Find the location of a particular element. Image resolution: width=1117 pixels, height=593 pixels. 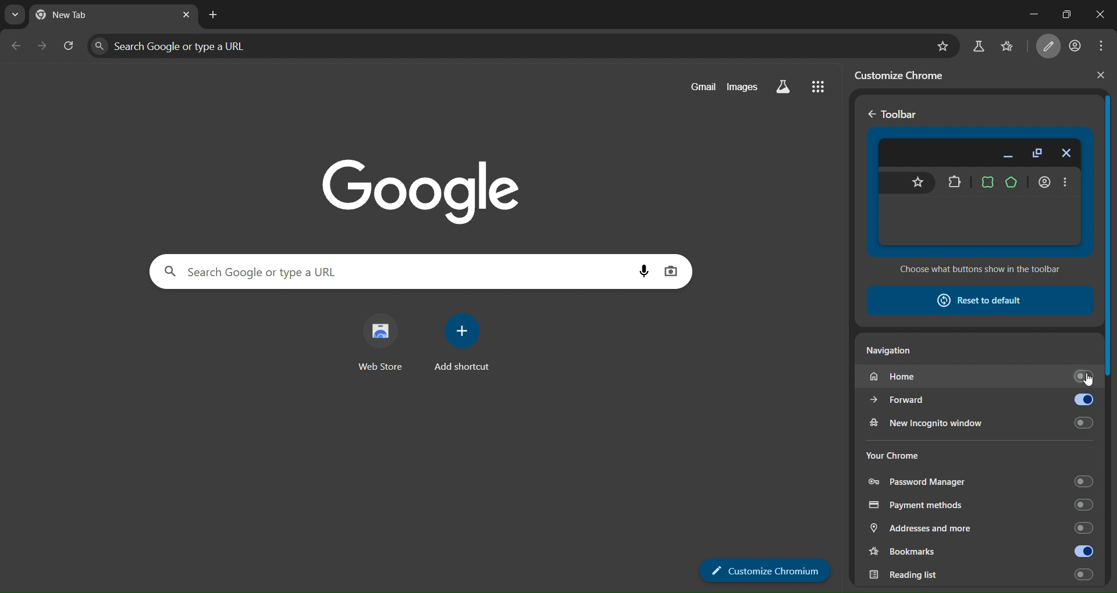

add shortcut is located at coordinates (467, 346).